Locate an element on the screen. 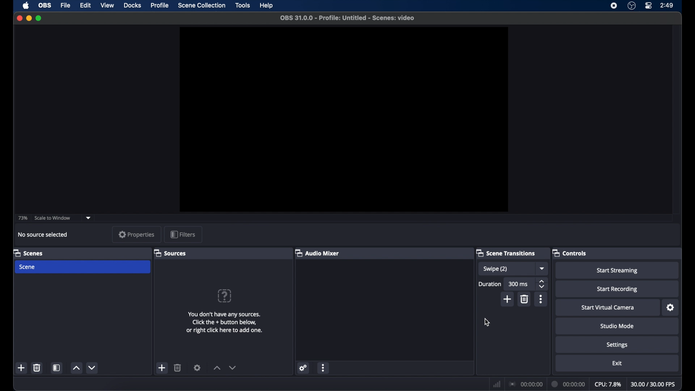  edit is located at coordinates (85, 5).